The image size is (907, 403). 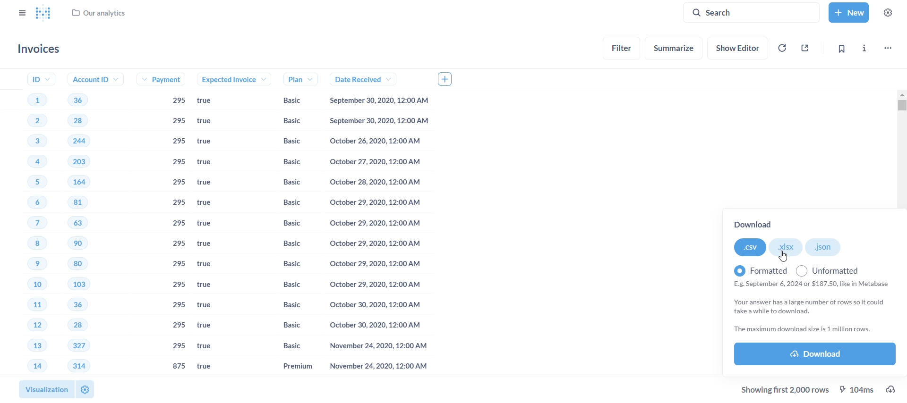 What do you see at coordinates (26, 325) in the screenshot?
I see `12` at bounding box center [26, 325].